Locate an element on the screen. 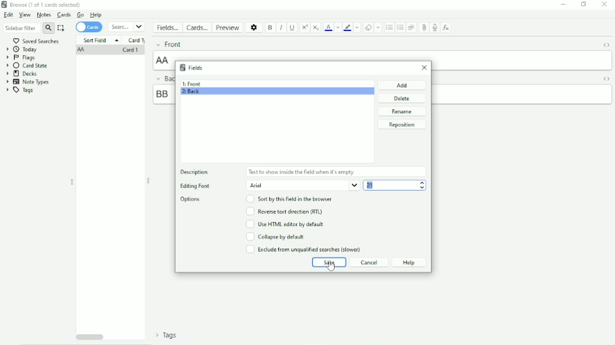 This screenshot has width=615, height=345. Record audio is located at coordinates (434, 28).